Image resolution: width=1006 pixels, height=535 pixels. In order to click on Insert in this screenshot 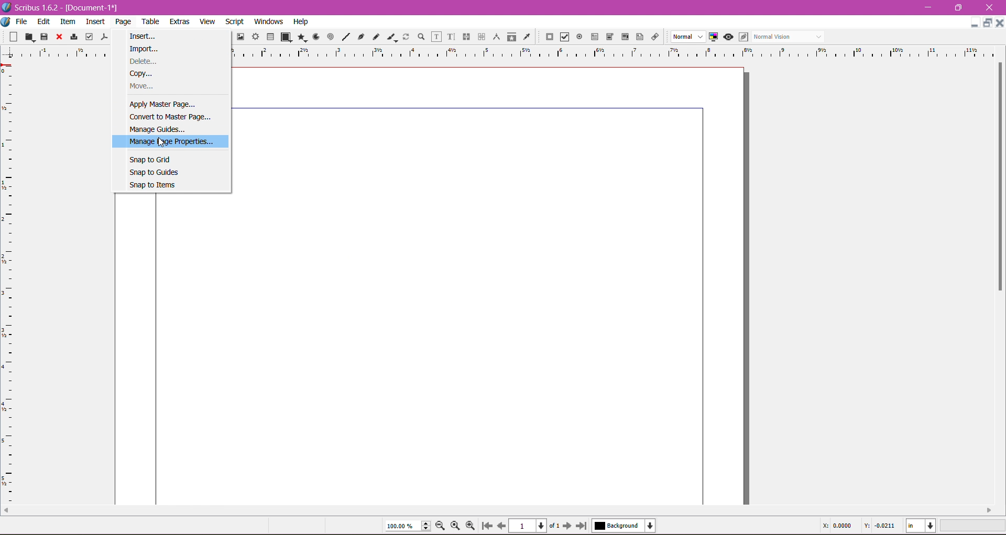, I will do `click(95, 22)`.